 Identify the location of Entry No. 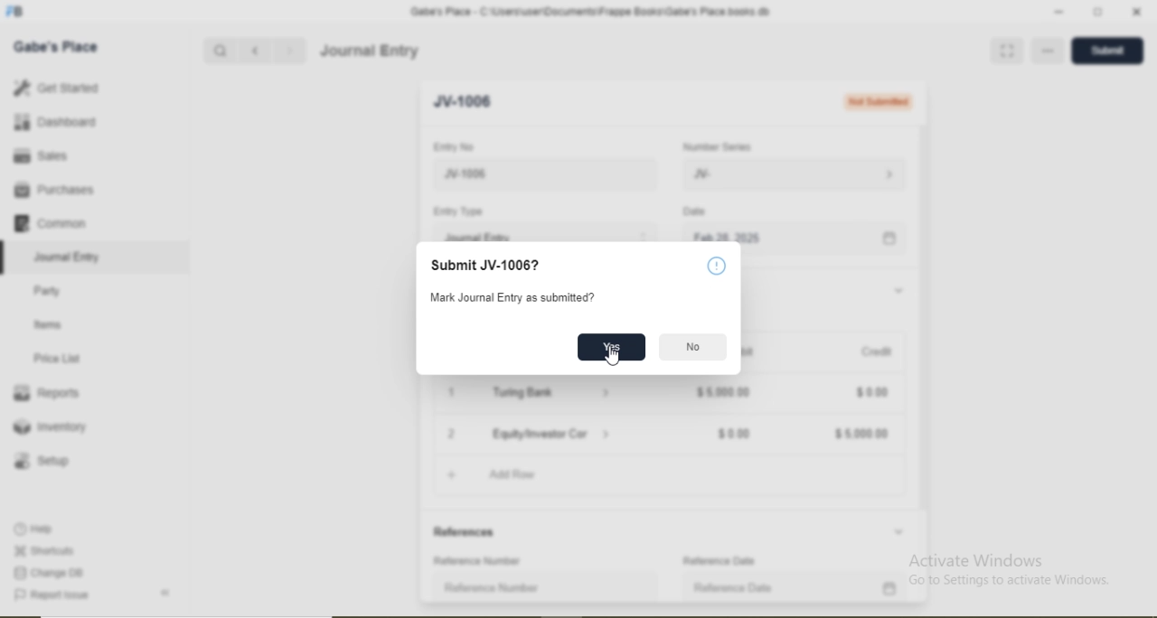
(453, 146).